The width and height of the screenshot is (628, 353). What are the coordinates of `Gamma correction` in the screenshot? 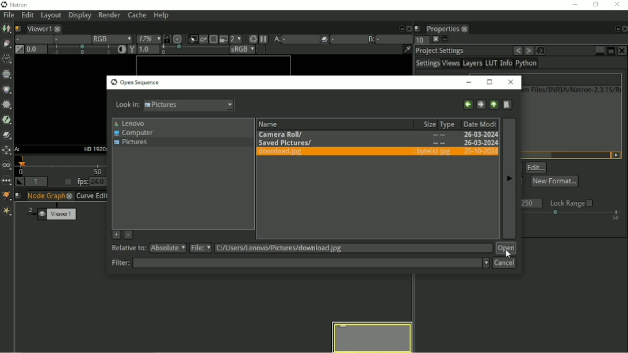 It's located at (174, 50).